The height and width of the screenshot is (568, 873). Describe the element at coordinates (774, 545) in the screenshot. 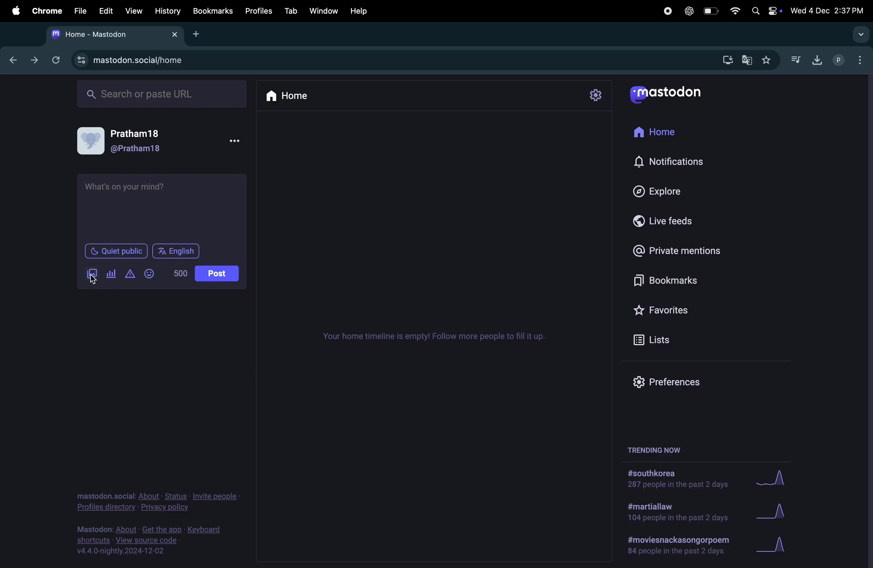

I see `Graph` at that location.